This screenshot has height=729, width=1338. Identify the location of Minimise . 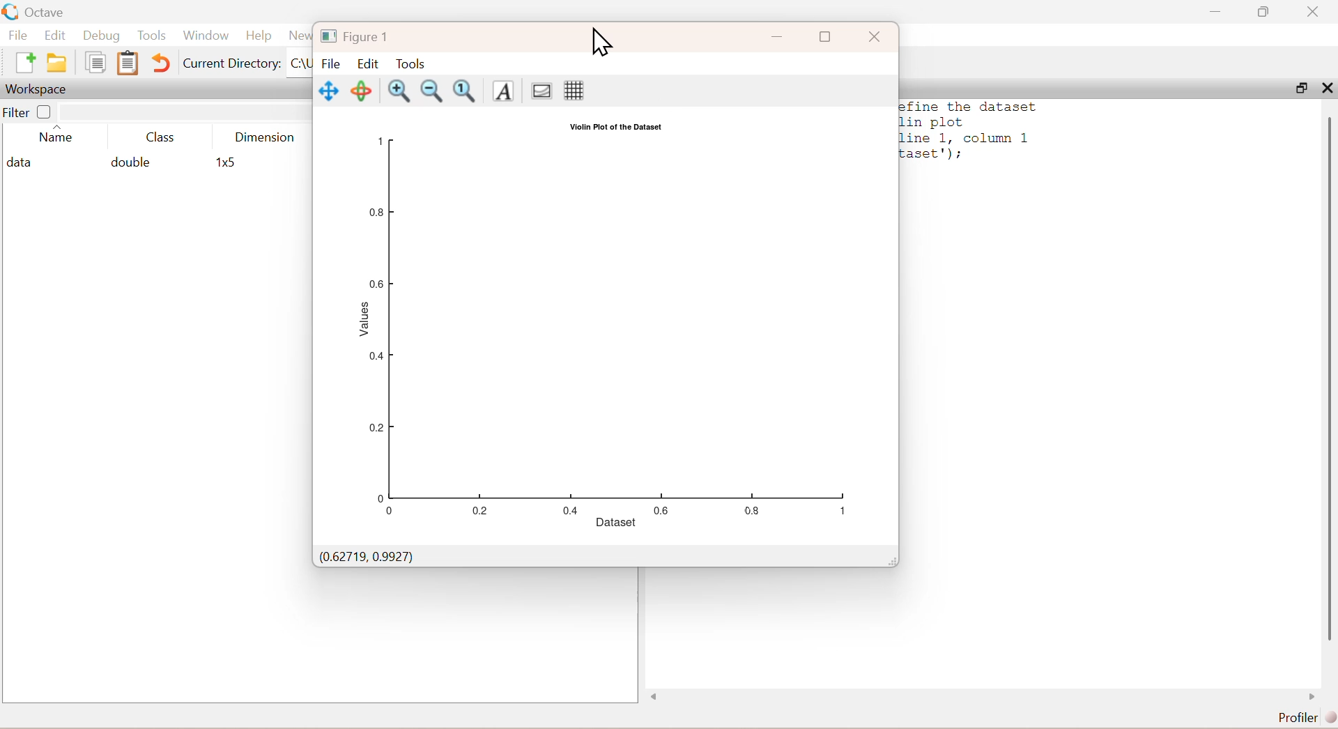
(778, 37).